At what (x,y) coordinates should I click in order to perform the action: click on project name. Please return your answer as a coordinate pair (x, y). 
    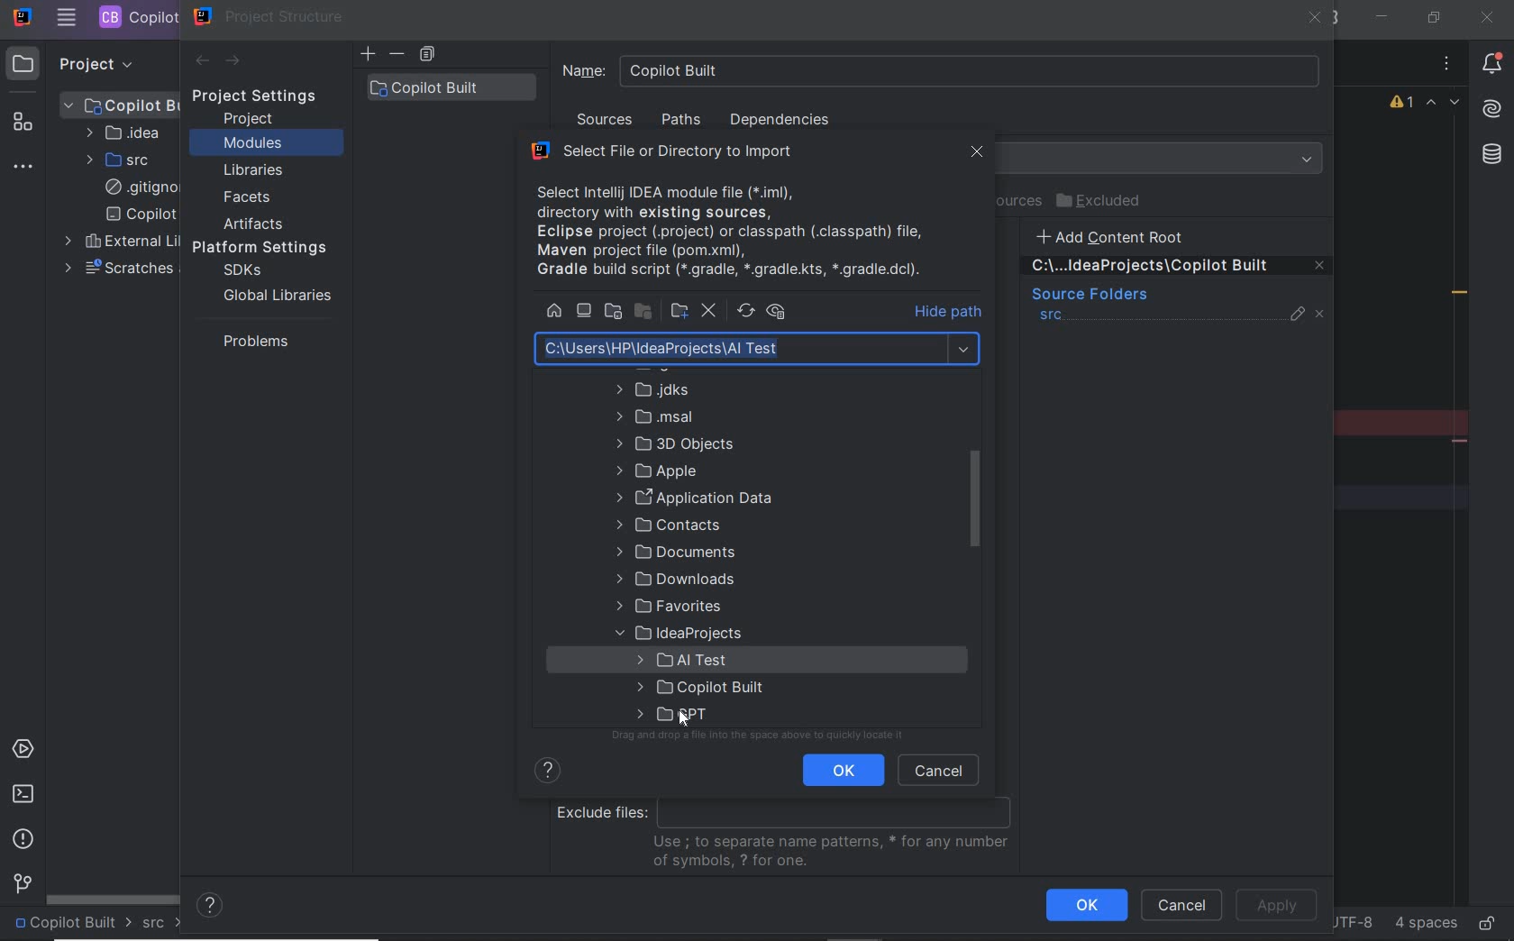
    Looking at the image, I should click on (72, 924).